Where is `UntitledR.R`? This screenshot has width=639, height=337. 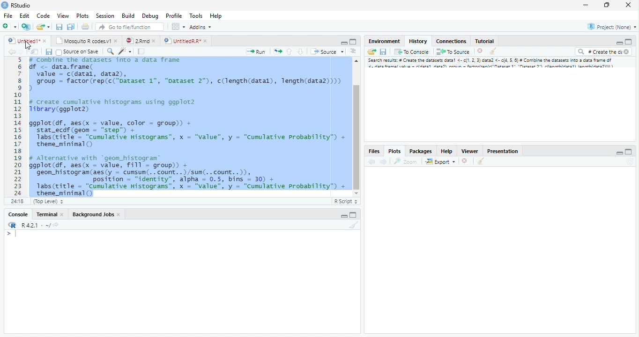 UntitledR.R is located at coordinates (186, 40).